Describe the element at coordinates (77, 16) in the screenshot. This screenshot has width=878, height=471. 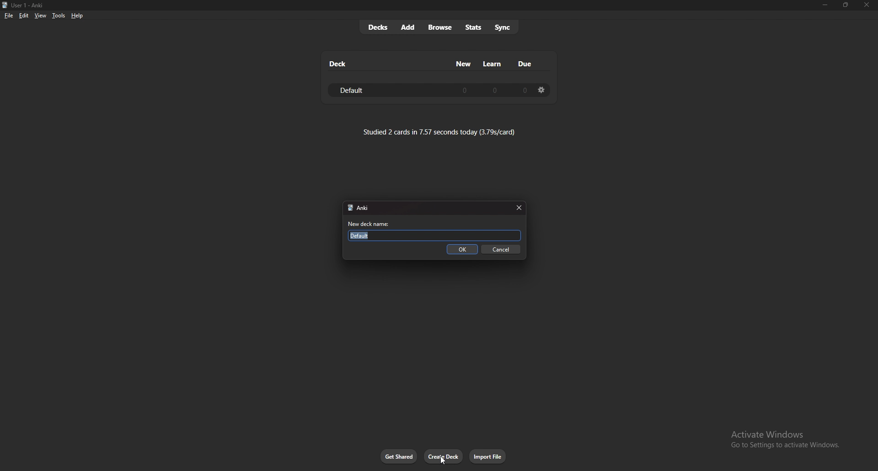
I see `help` at that location.